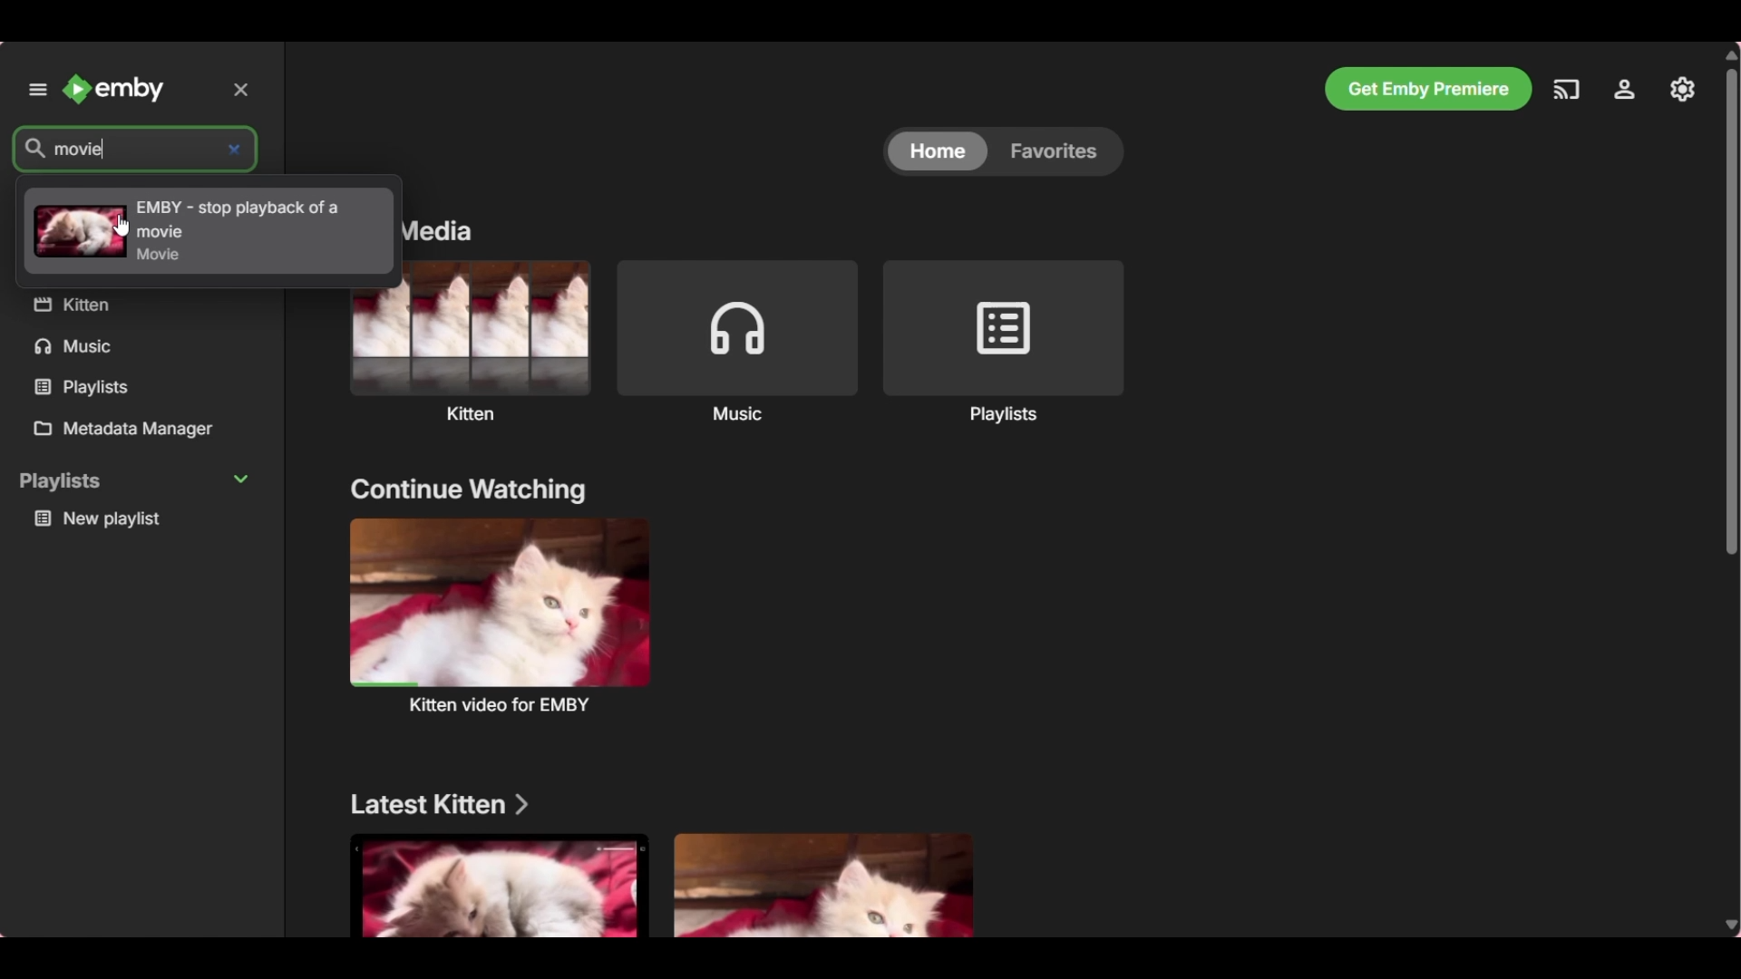 This screenshot has width=1741, height=979. I want to click on Vertical slide bar, so click(1731, 491).